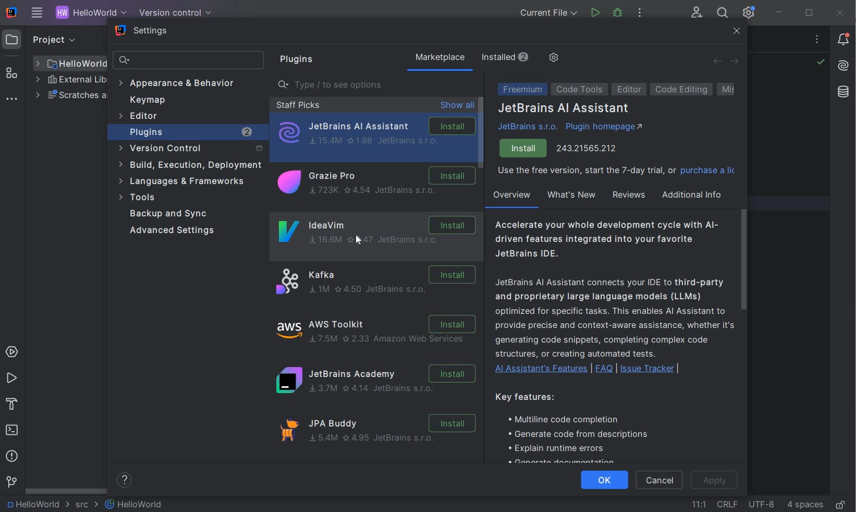  I want to click on marketplace, so click(439, 58).